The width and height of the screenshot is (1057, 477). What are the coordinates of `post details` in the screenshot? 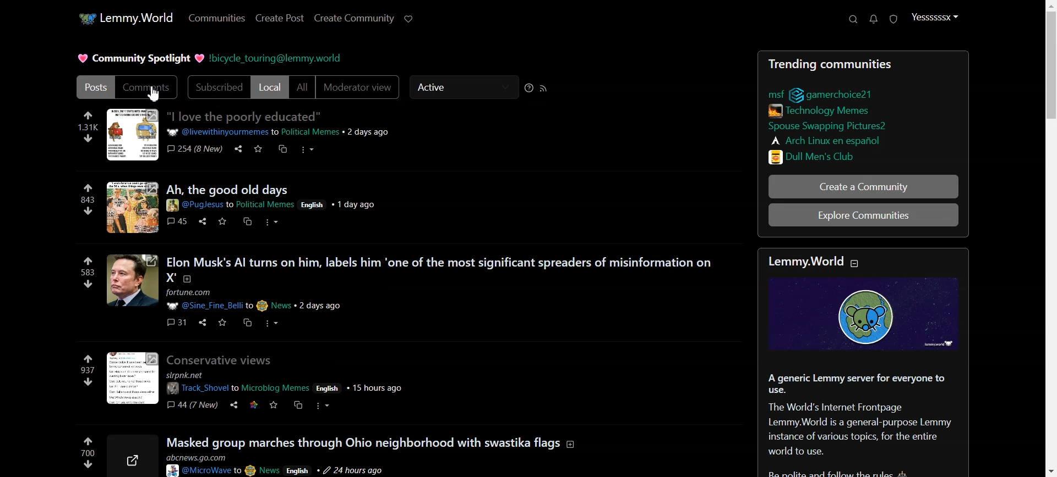 It's located at (278, 131).